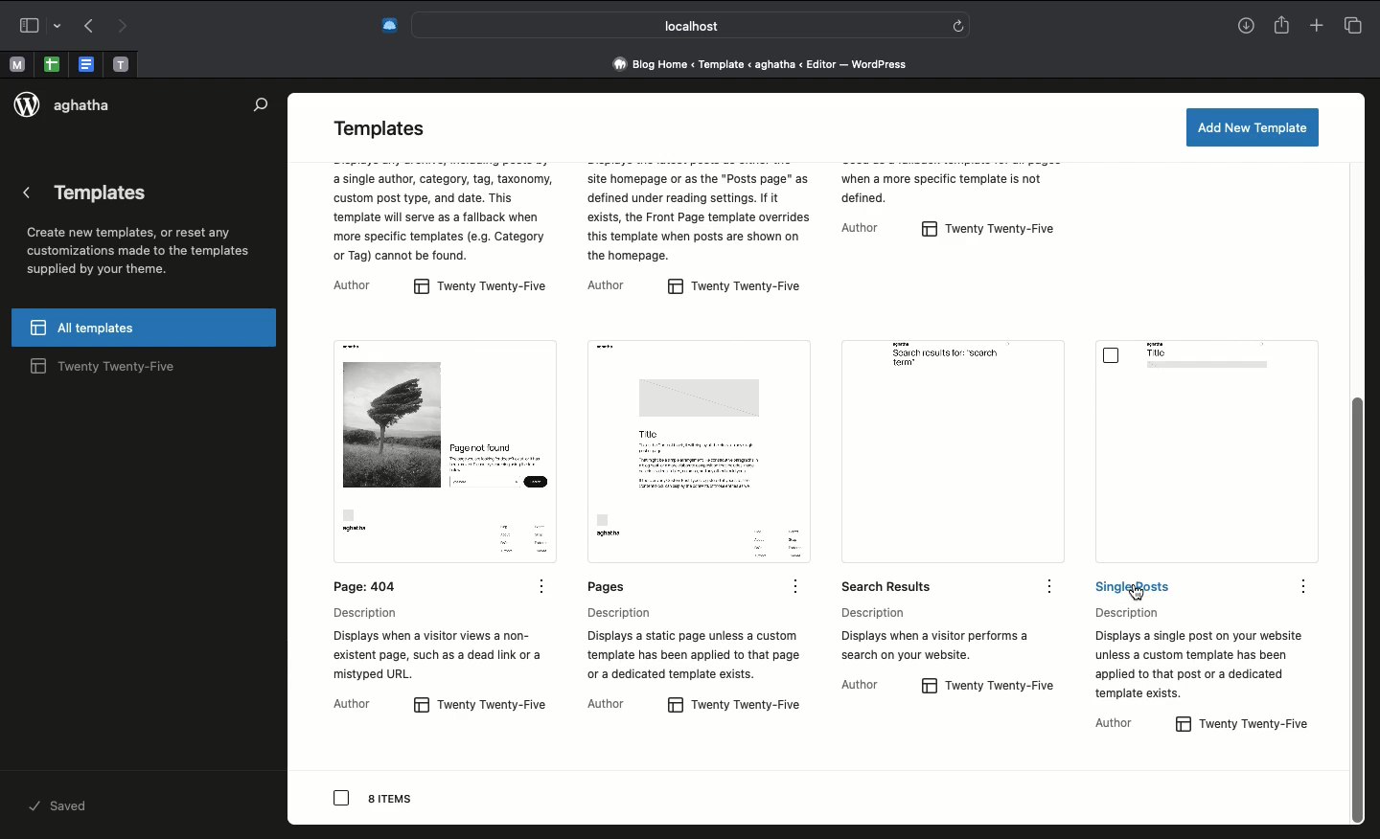  I want to click on twenty twenty-five, so click(117, 368).